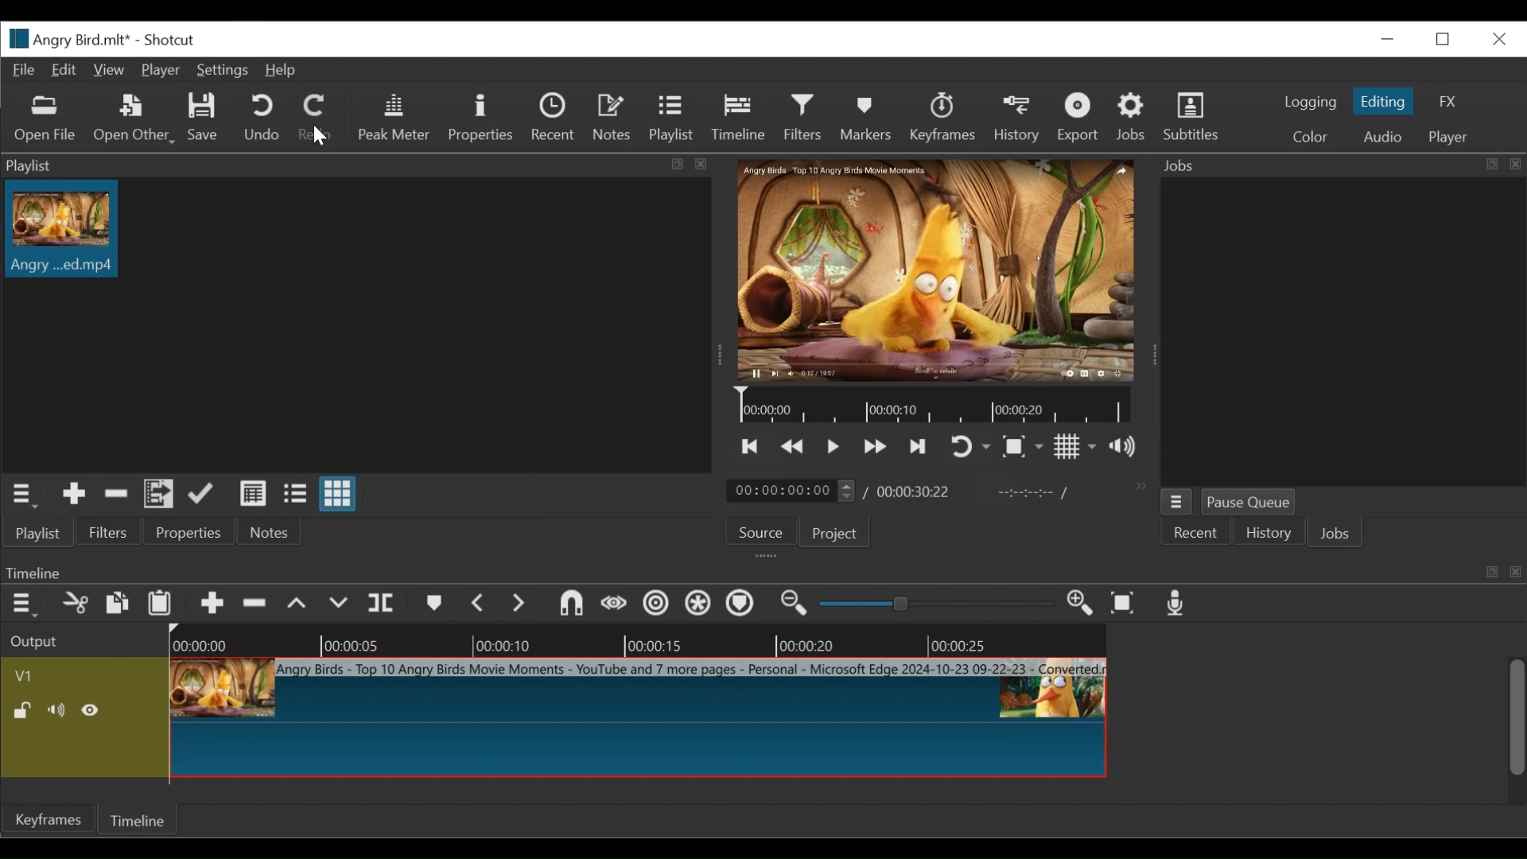  Describe the element at coordinates (254, 604) in the screenshot. I see `Ripple Delete` at that location.